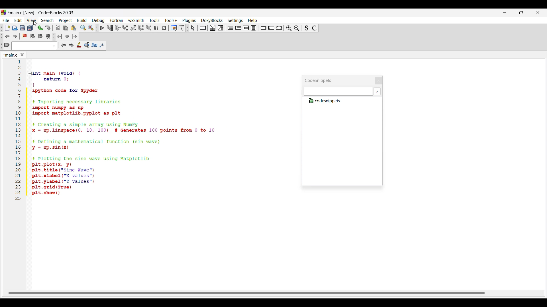 Image resolution: width=547 pixels, height=307 pixels. What do you see at coordinates (66, 20) in the screenshot?
I see `Project menu` at bounding box center [66, 20].